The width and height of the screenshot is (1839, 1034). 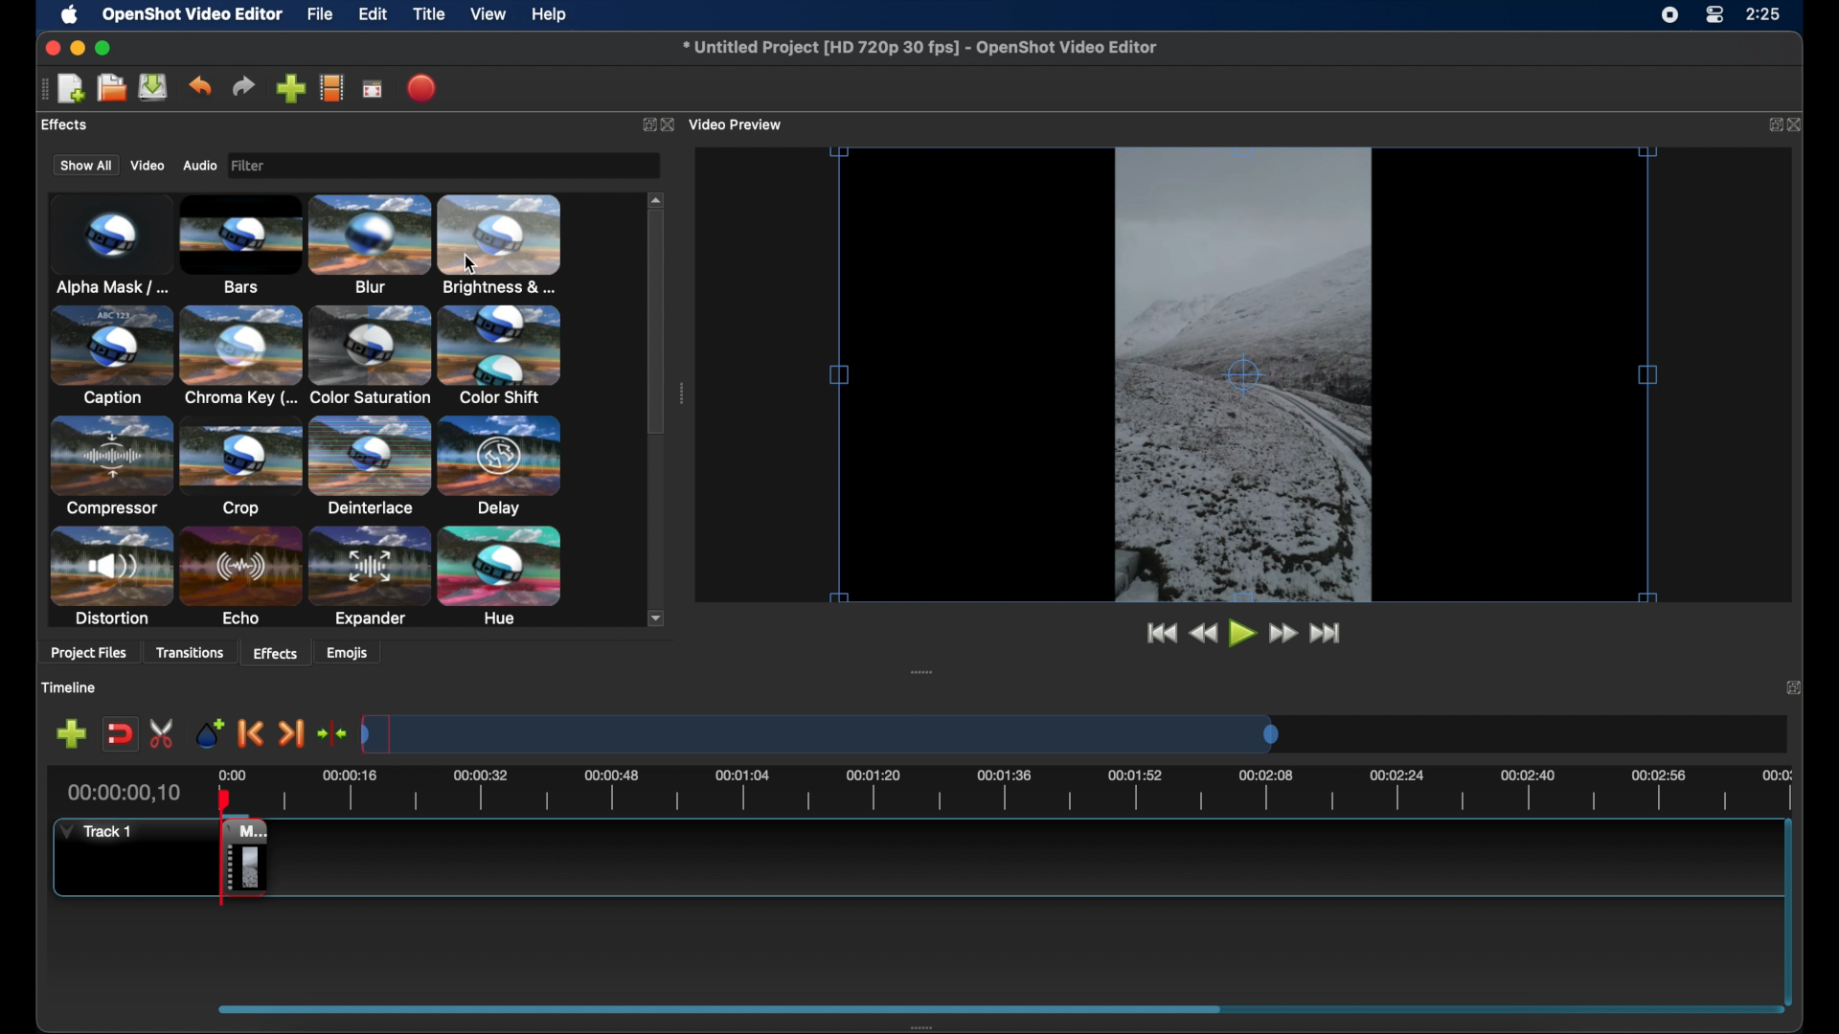 What do you see at coordinates (1202, 633) in the screenshot?
I see `rewind` at bounding box center [1202, 633].